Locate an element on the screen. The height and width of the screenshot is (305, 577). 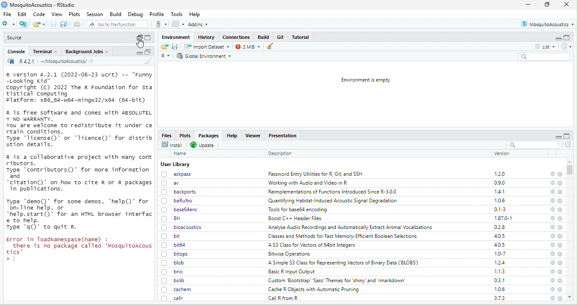
open an existing file is located at coordinates (39, 24).